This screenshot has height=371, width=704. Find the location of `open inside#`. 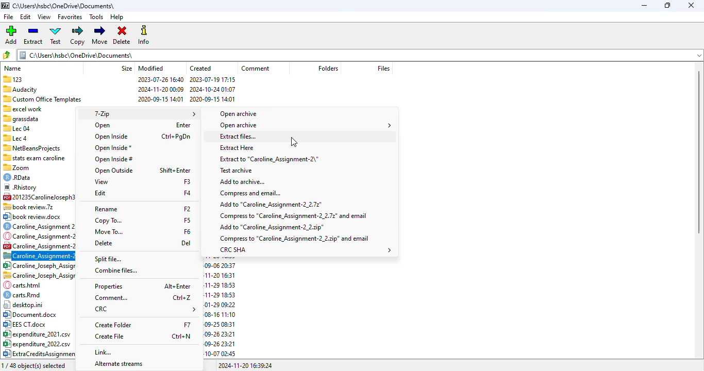

open inside# is located at coordinates (113, 159).